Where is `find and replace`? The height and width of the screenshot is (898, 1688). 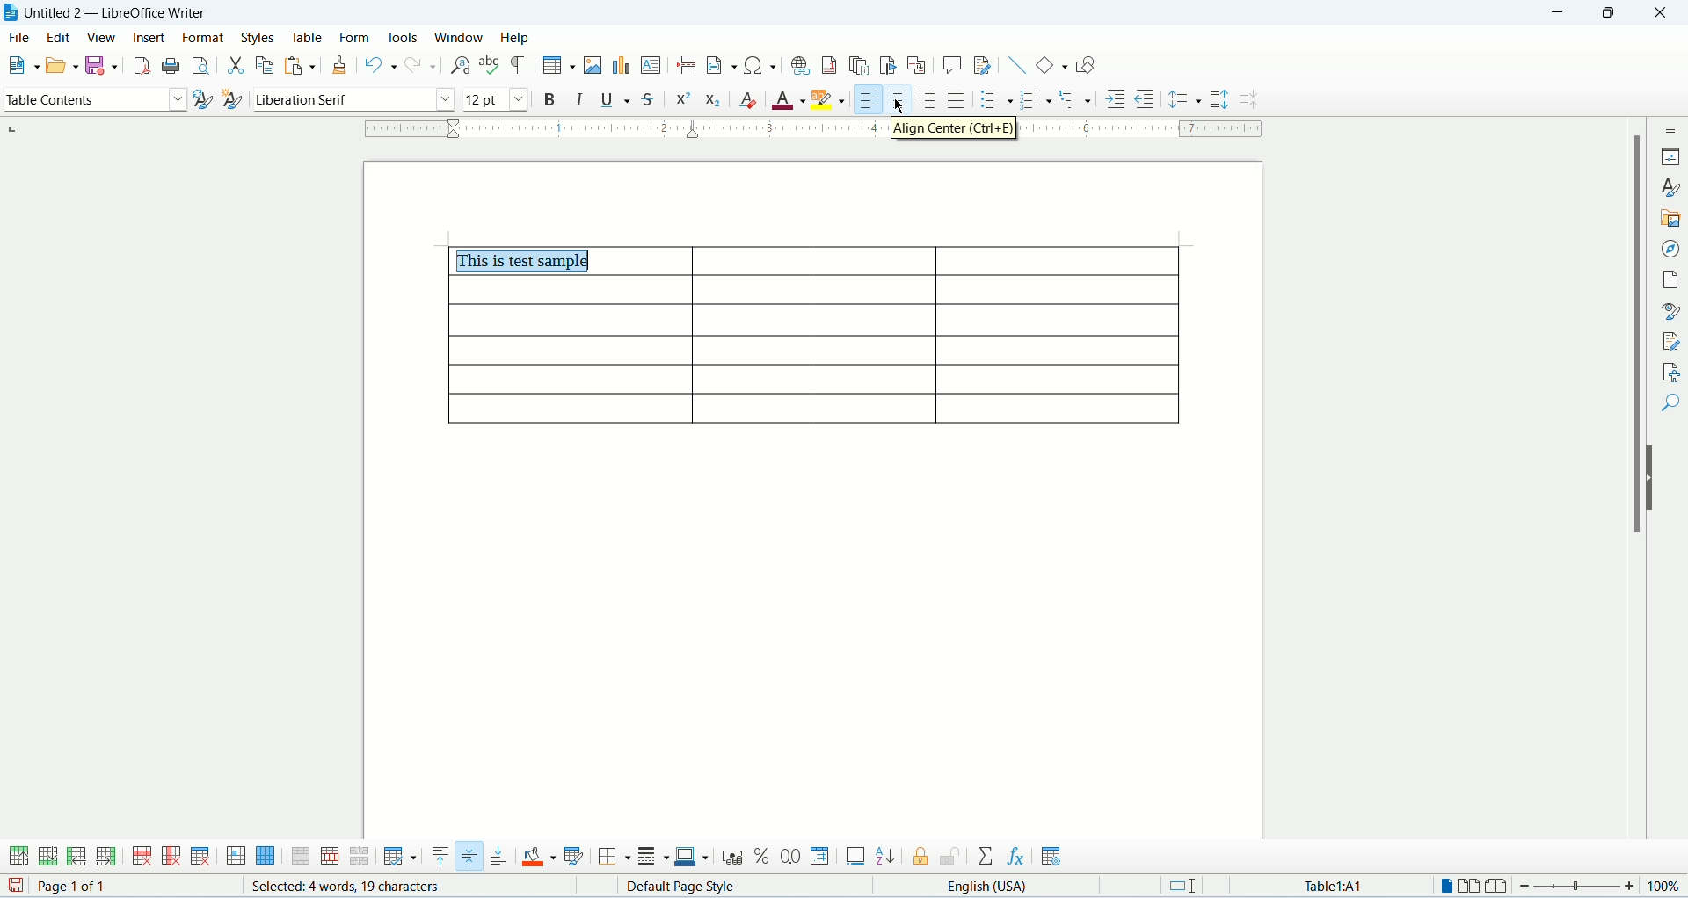
find and replace is located at coordinates (461, 65).